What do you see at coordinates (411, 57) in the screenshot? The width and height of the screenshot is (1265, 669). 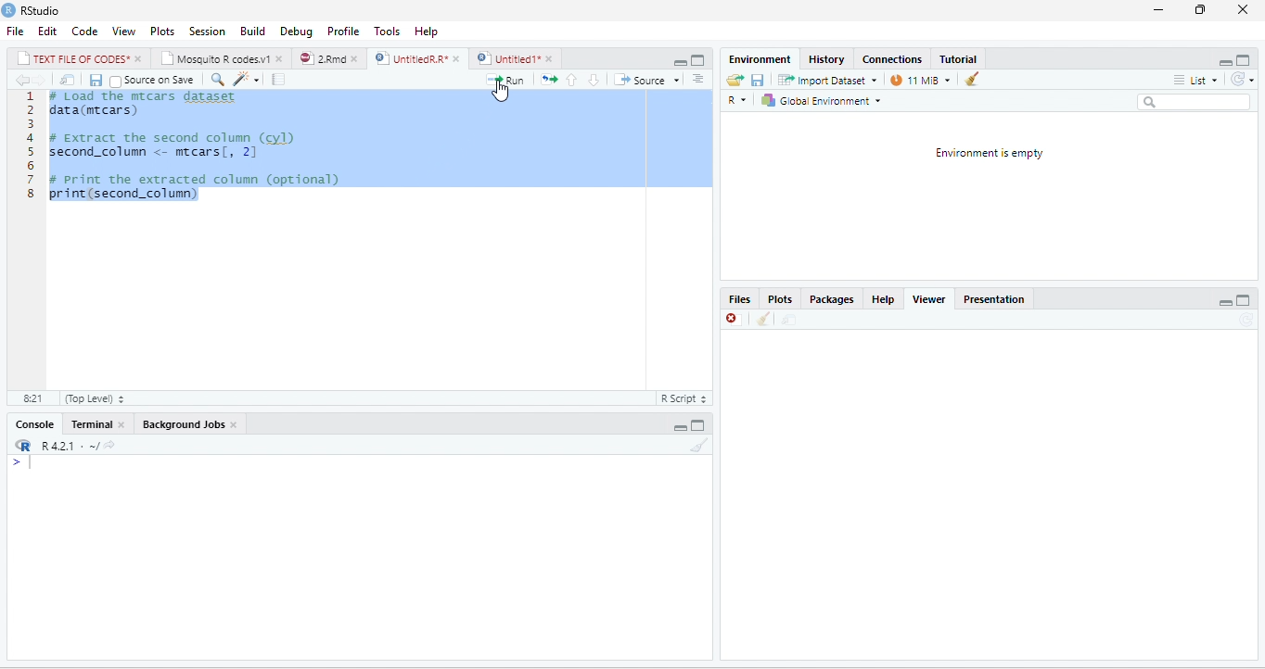 I see `UnttiedR A` at bounding box center [411, 57].